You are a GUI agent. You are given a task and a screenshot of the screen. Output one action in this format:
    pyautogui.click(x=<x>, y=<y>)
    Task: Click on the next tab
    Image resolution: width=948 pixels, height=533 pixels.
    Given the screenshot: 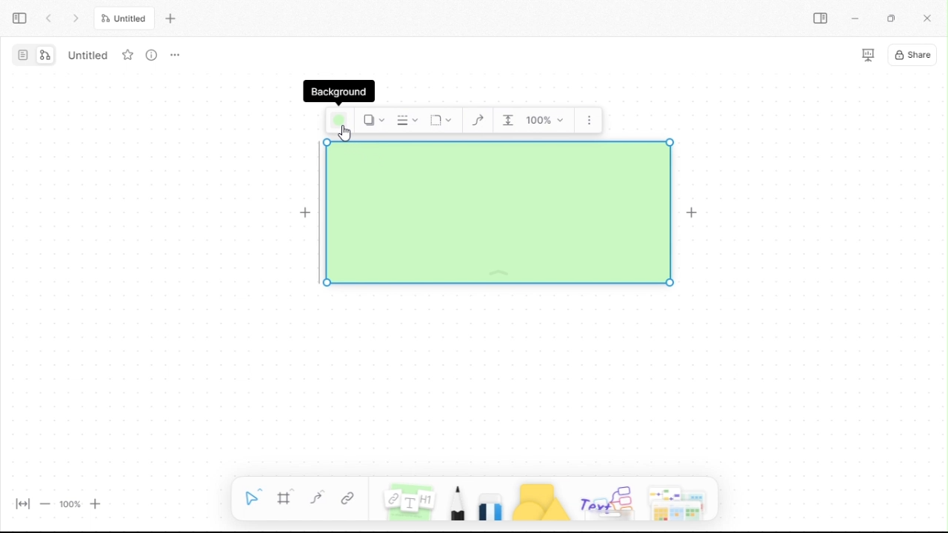 What is the action you would take?
    pyautogui.click(x=77, y=19)
    